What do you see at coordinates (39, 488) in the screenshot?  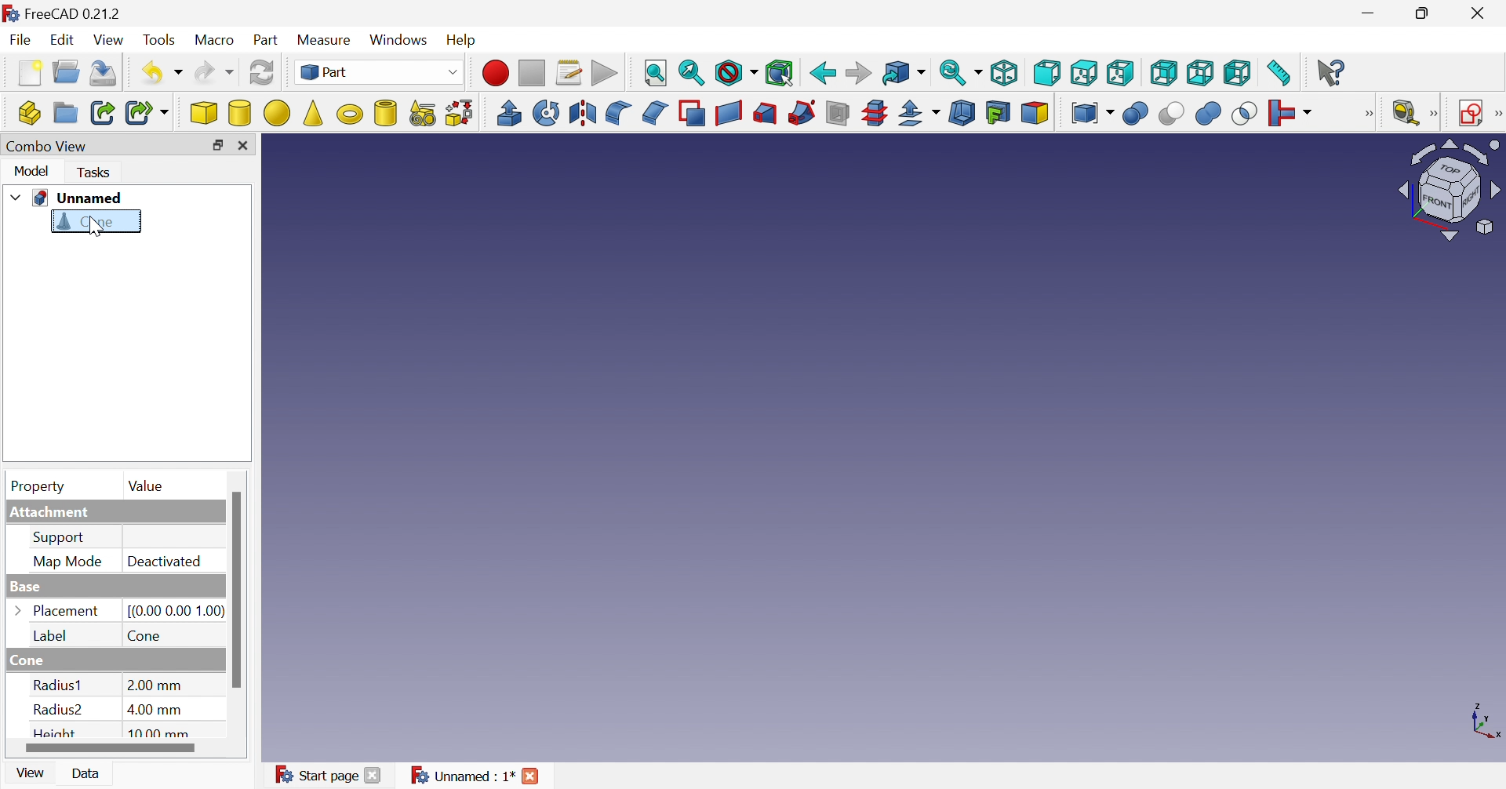 I see `Property` at bounding box center [39, 488].